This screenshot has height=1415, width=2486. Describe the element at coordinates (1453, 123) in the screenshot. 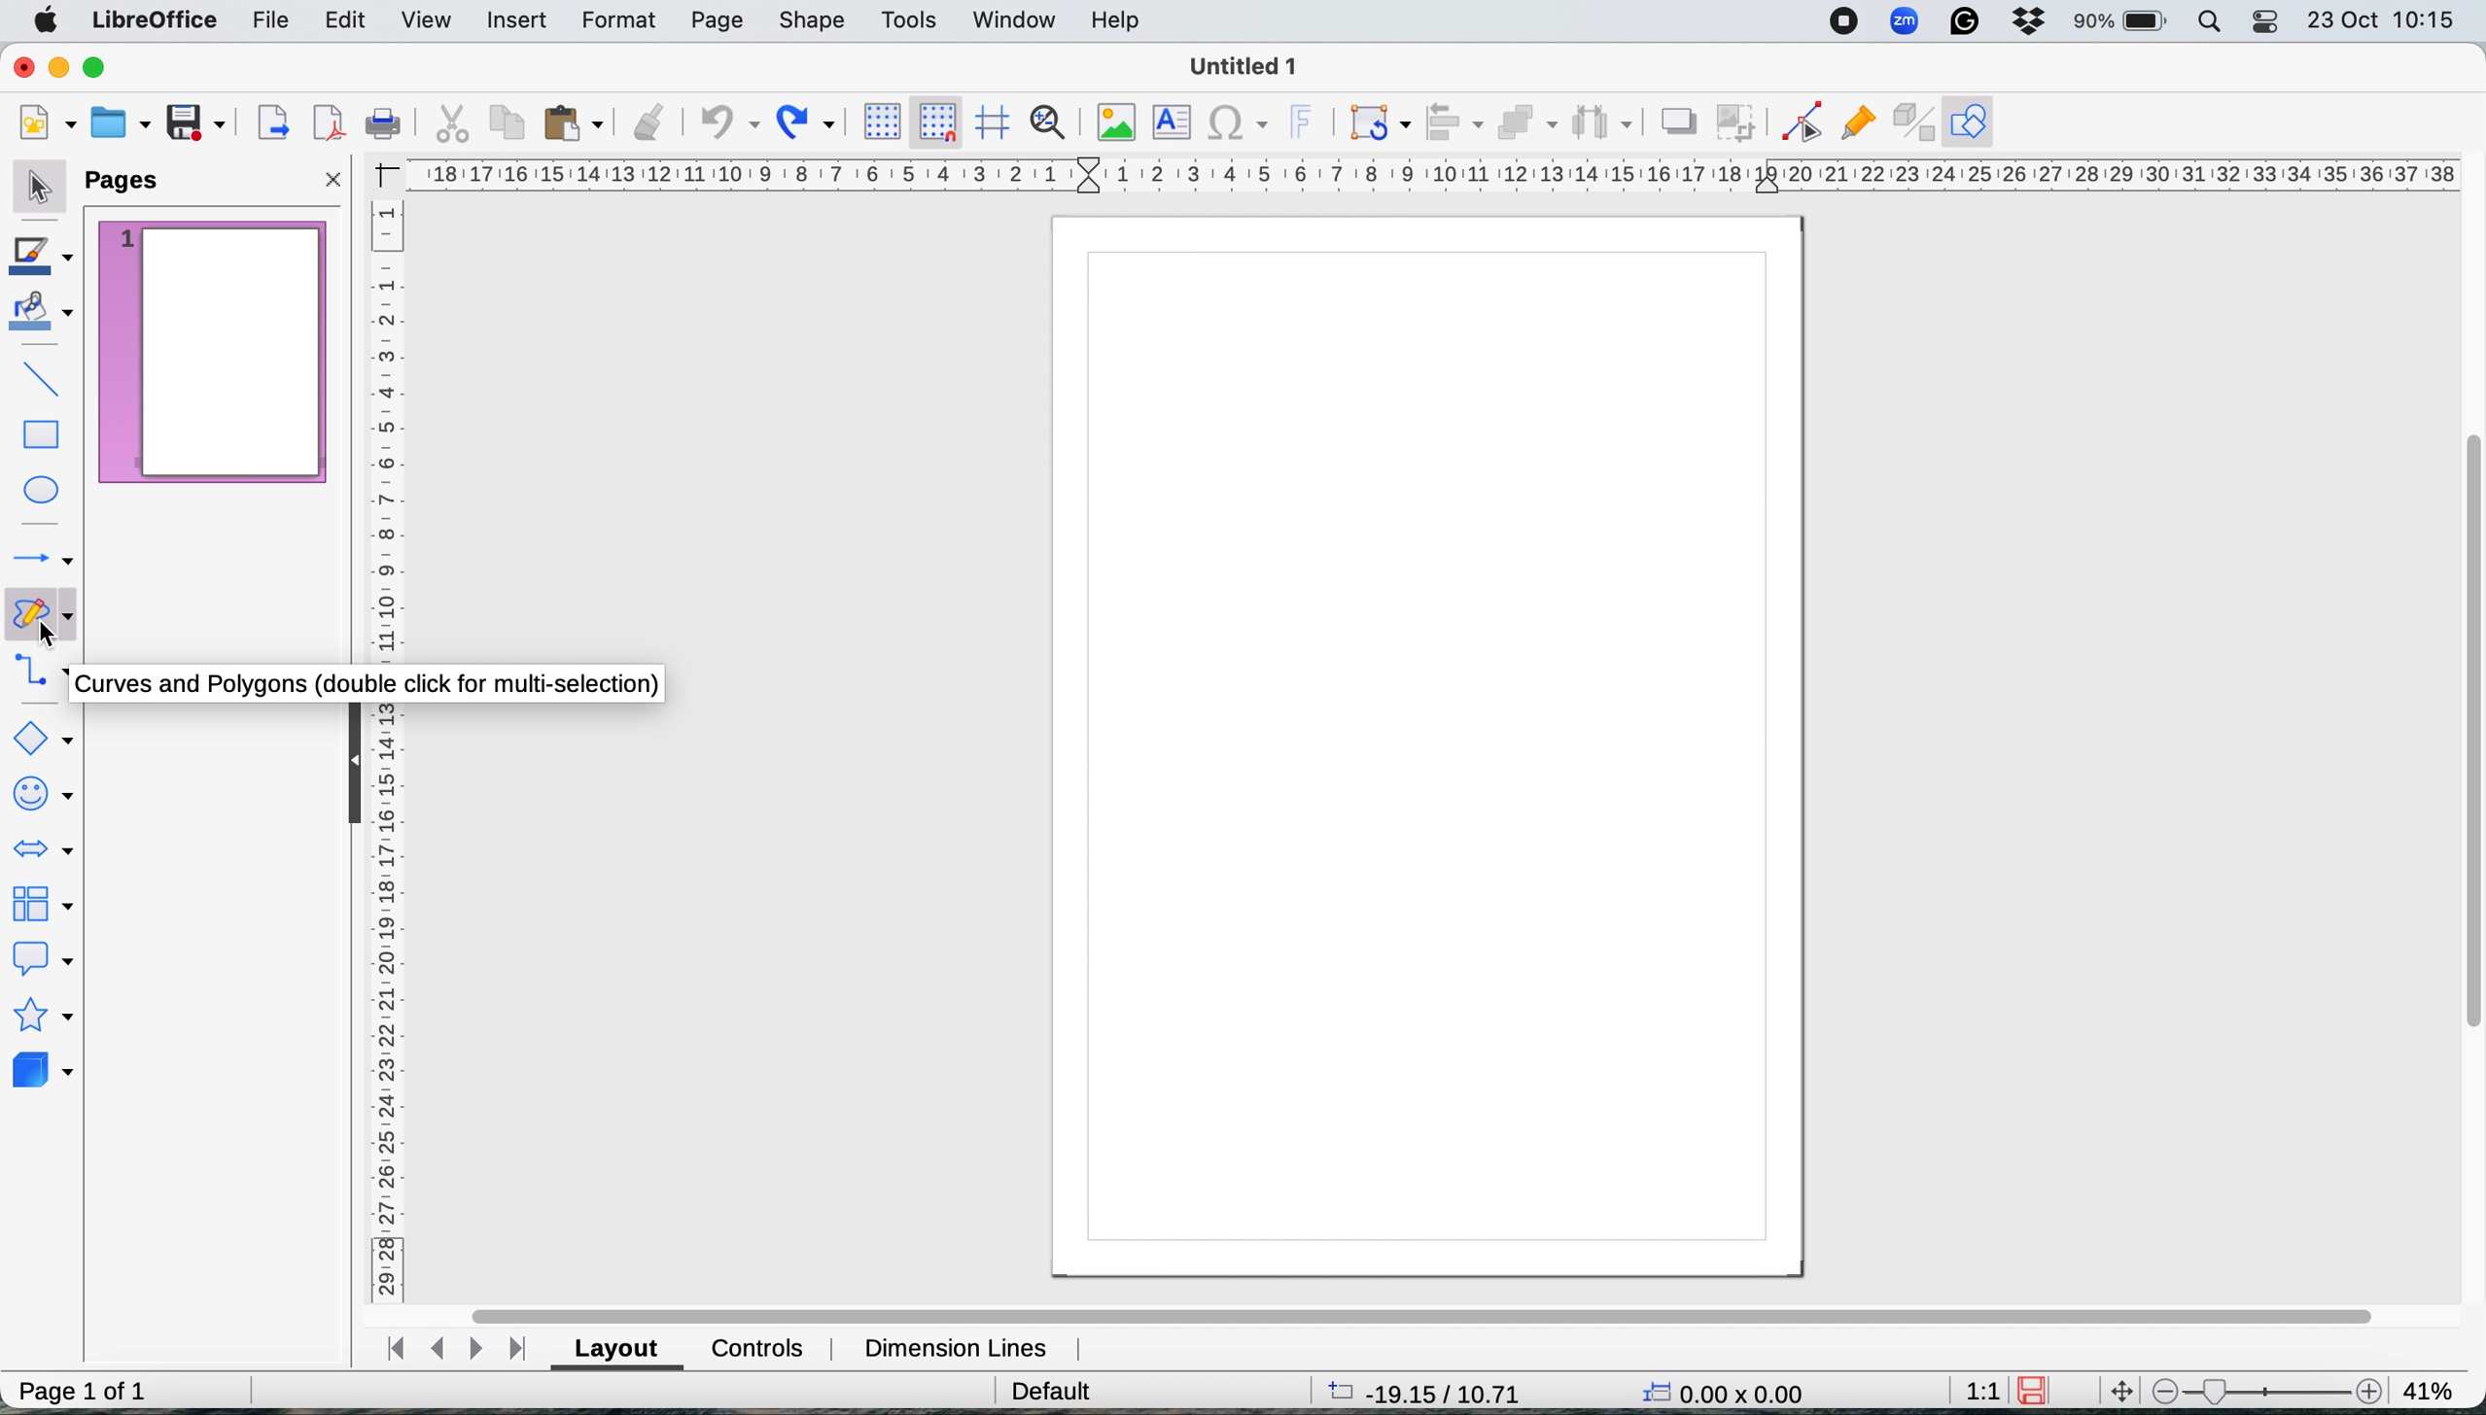

I see `align objects` at that location.